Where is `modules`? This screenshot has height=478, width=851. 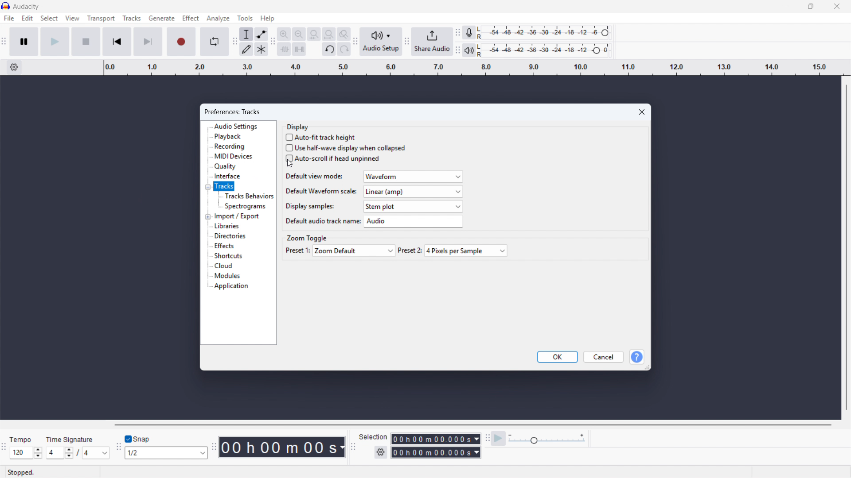
modules is located at coordinates (228, 275).